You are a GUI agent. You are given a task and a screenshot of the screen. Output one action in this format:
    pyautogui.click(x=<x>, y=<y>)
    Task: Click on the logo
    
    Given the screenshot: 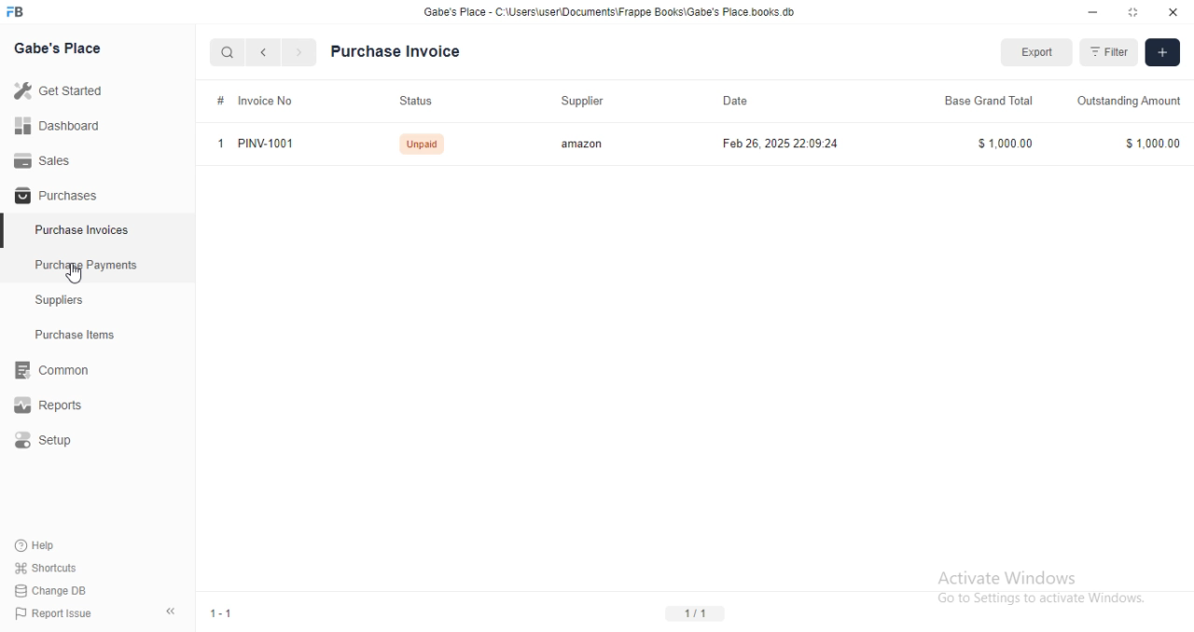 What is the action you would take?
    pyautogui.click(x=21, y=12)
    